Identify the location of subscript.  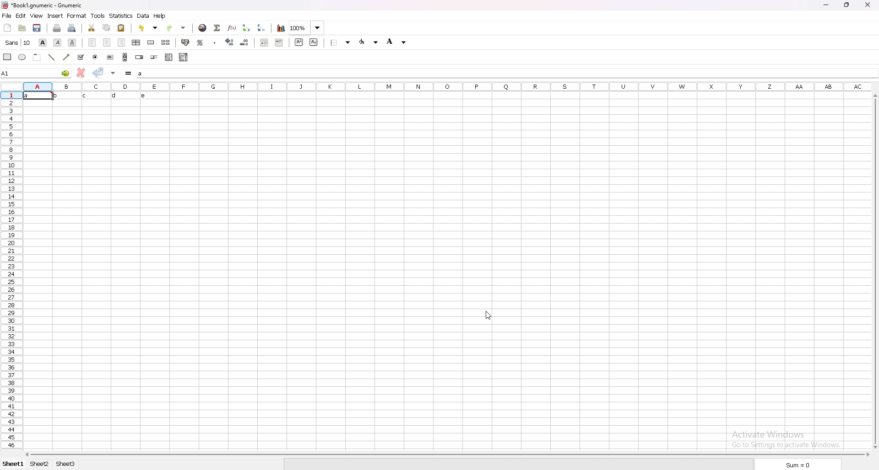
(314, 43).